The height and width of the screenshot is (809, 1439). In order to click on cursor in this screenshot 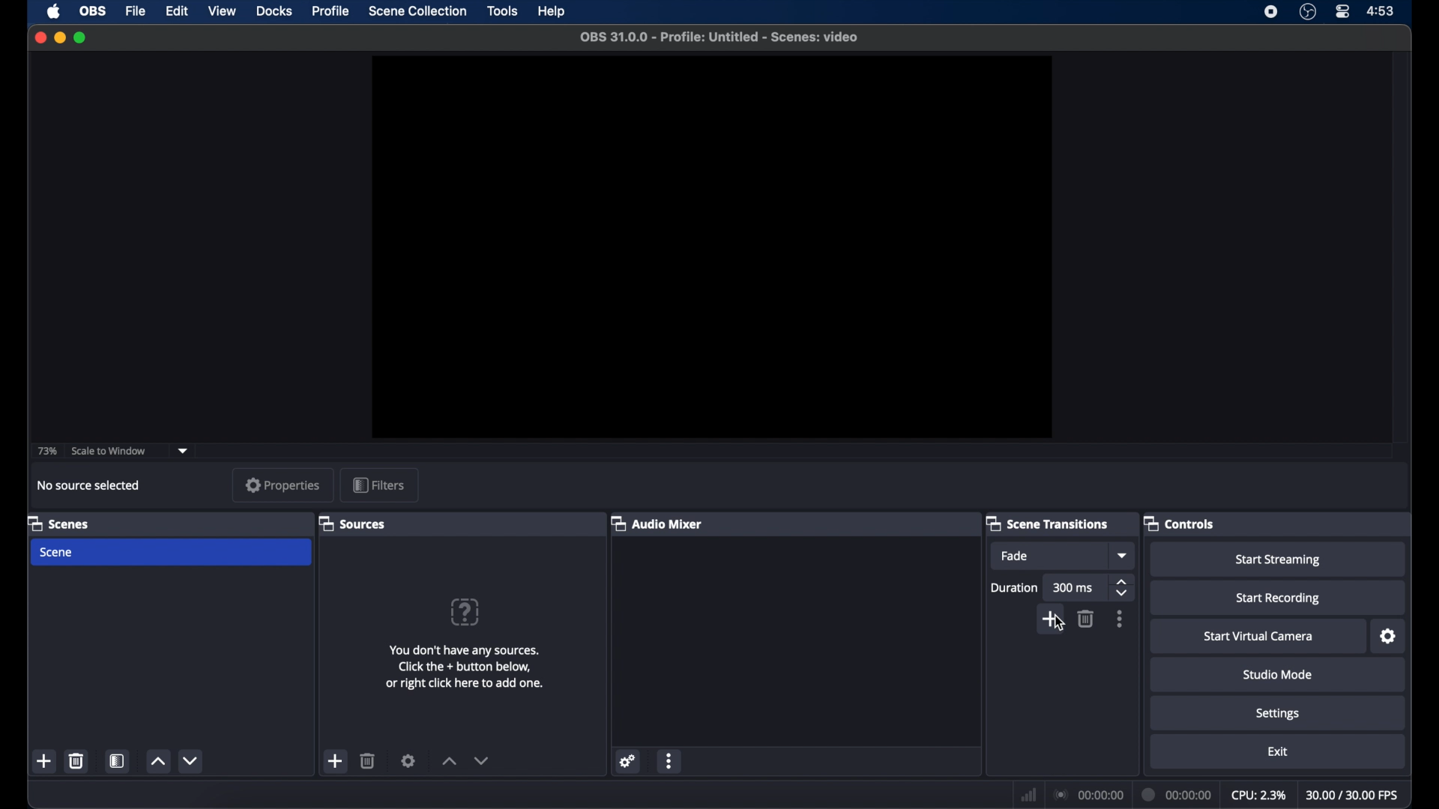, I will do `click(1056, 622)`.